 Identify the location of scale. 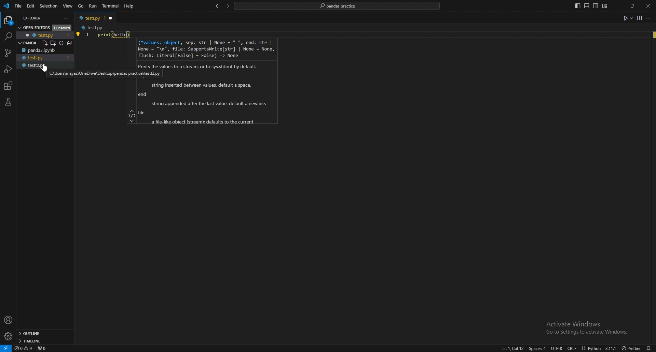
(87, 41).